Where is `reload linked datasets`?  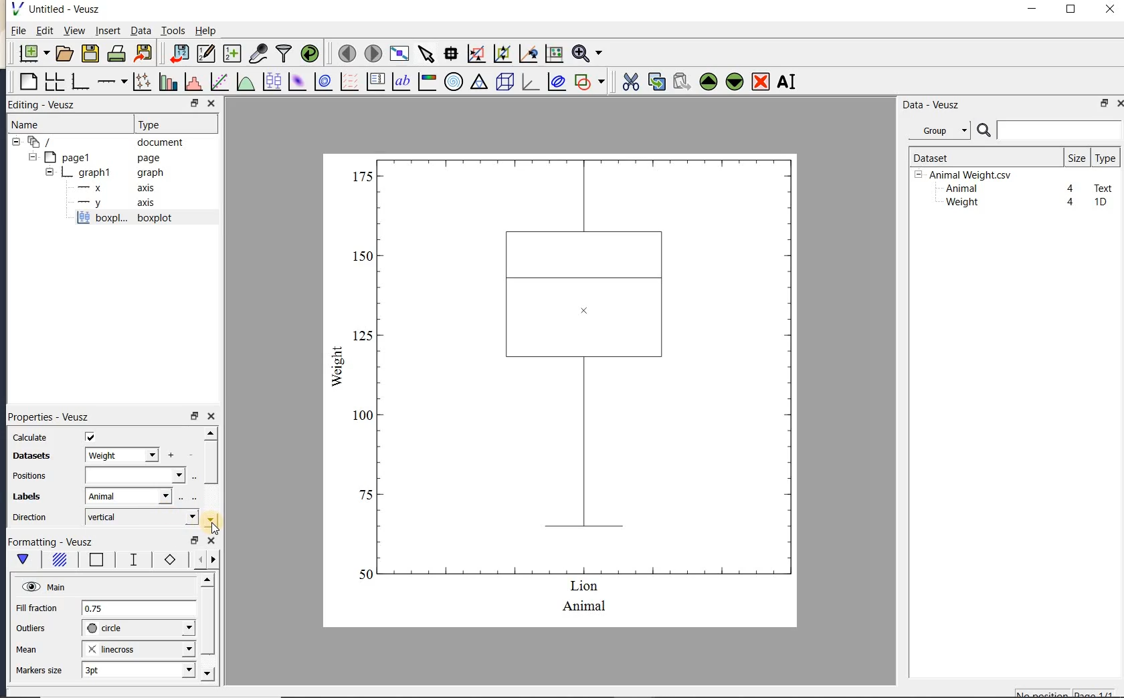
reload linked datasets is located at coordinates (310, 52).